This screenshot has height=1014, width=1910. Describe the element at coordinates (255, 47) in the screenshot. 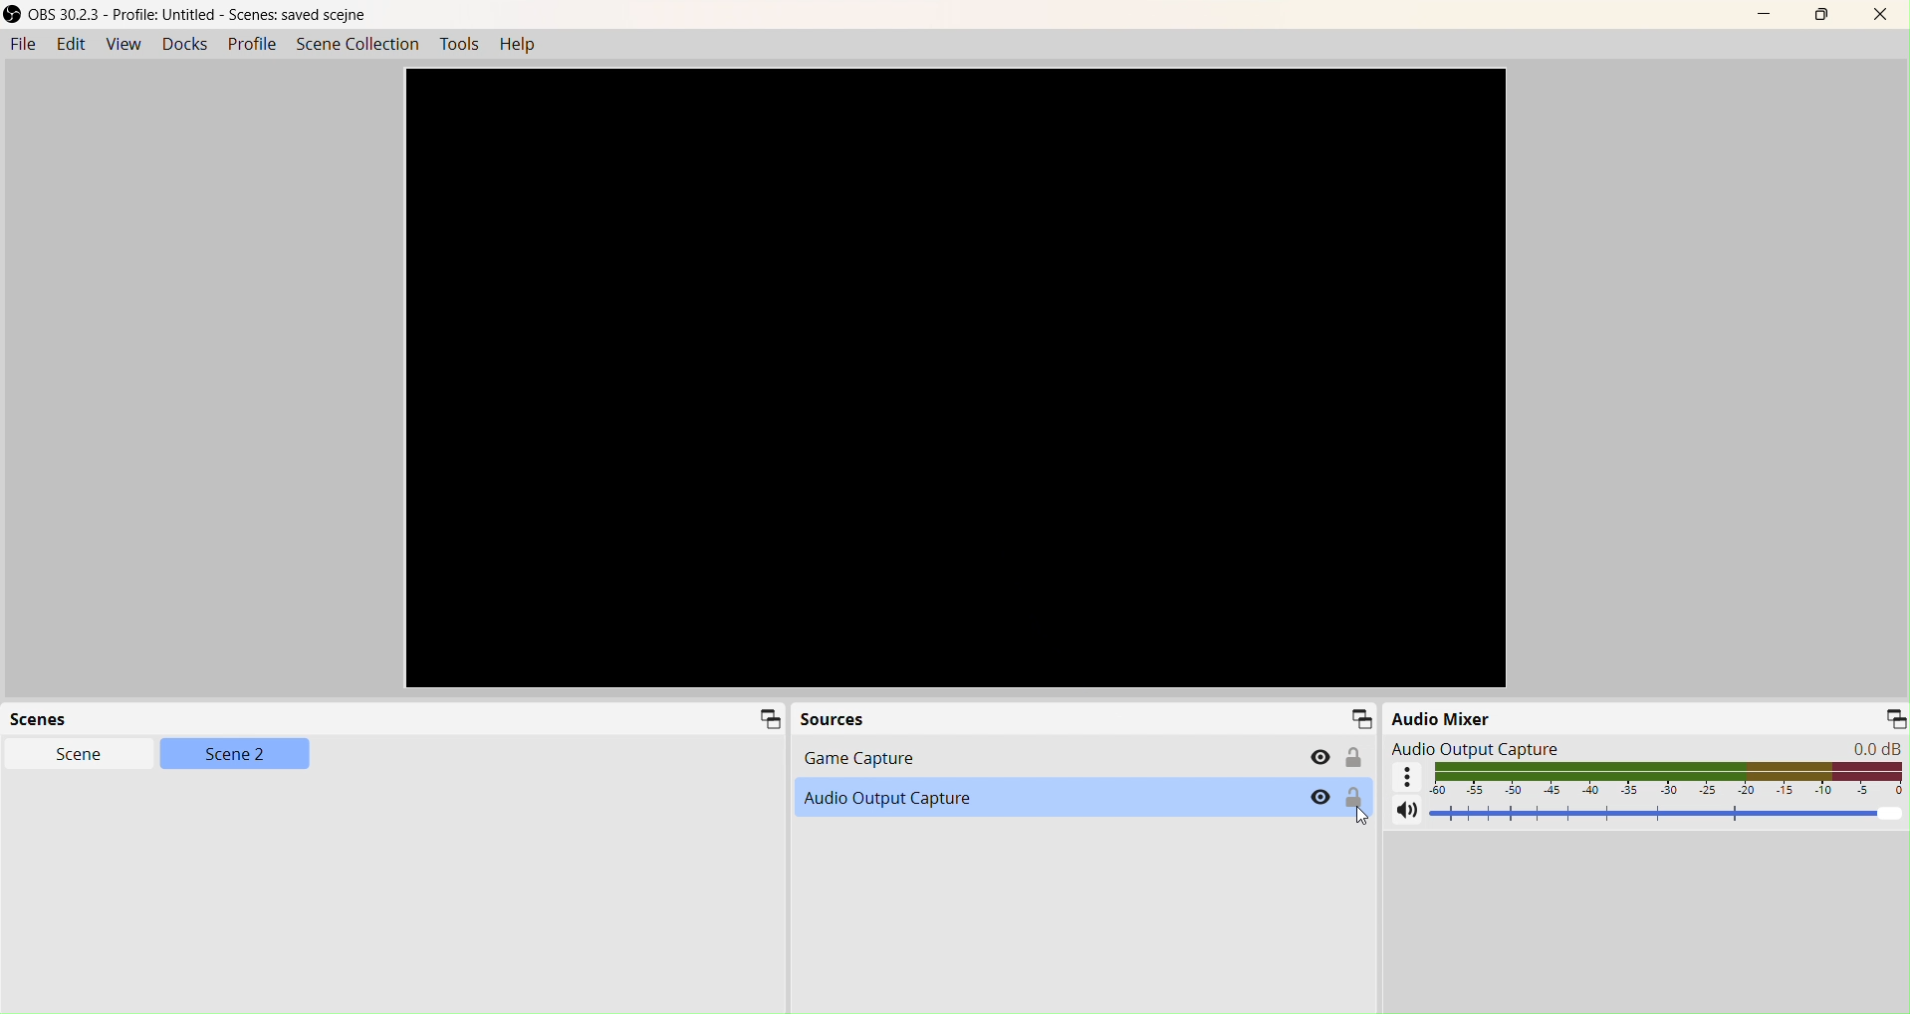

I see `Profile` at that location.